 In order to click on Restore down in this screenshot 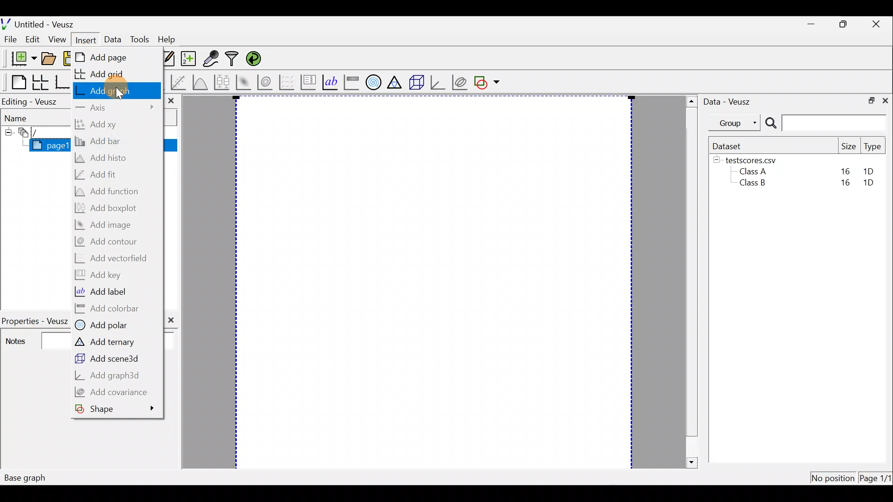, I will do `click(870, 101)`.